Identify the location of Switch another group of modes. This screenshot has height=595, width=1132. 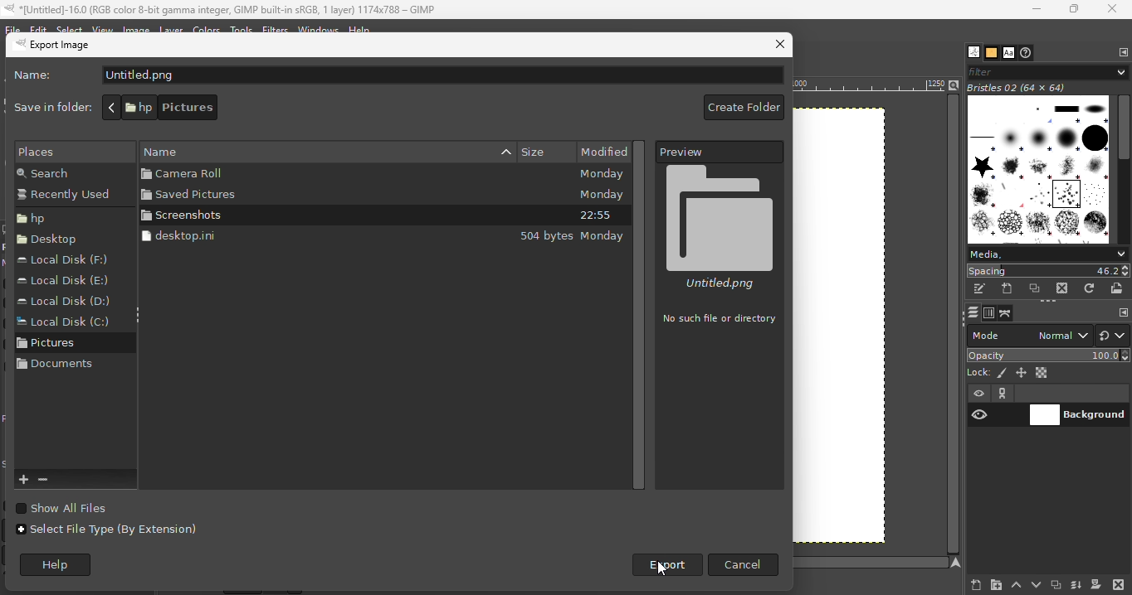
(1114, 335).